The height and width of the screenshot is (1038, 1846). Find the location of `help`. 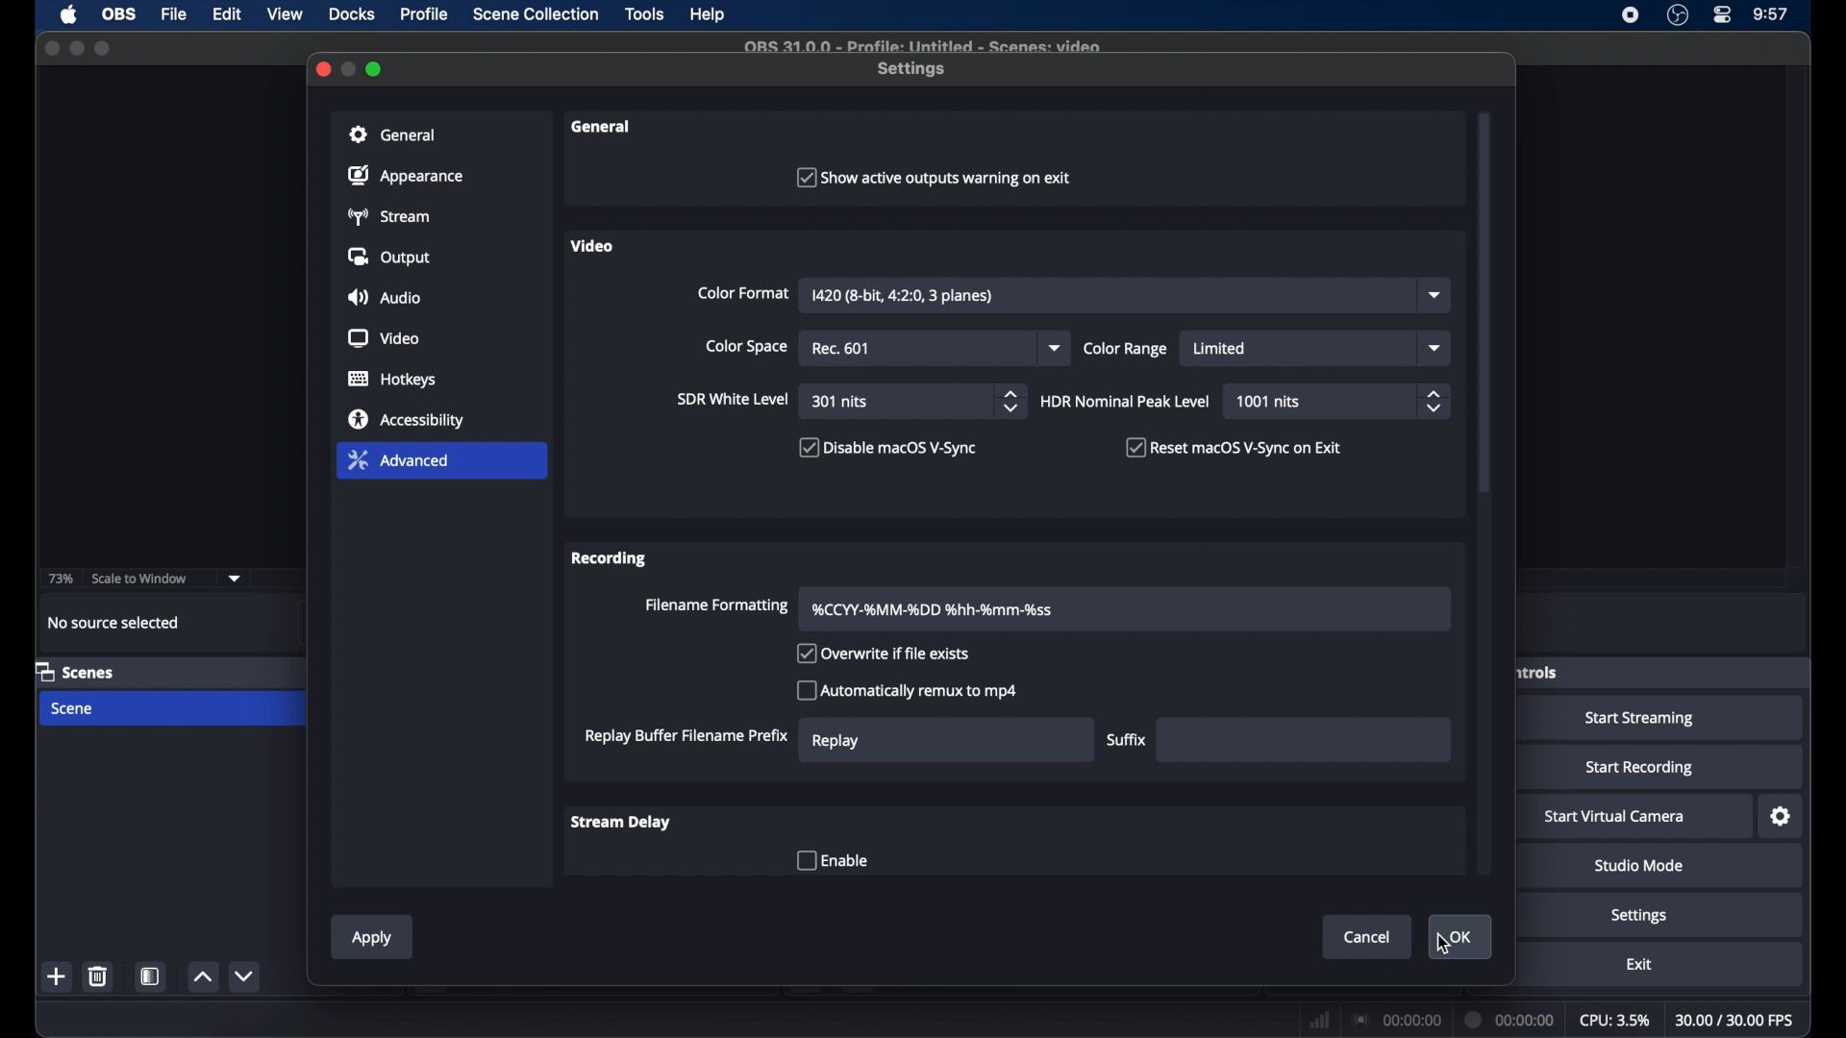

help is located at coordinates (709, 14).